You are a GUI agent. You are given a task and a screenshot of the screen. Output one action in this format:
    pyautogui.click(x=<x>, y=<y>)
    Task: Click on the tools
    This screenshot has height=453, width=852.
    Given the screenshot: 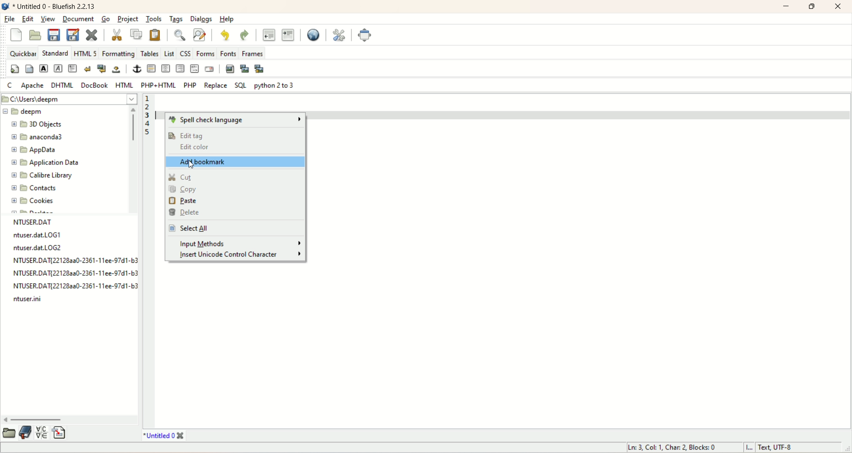 What is the action you would take?
    pyautogui.click(x=155, y=19)
    